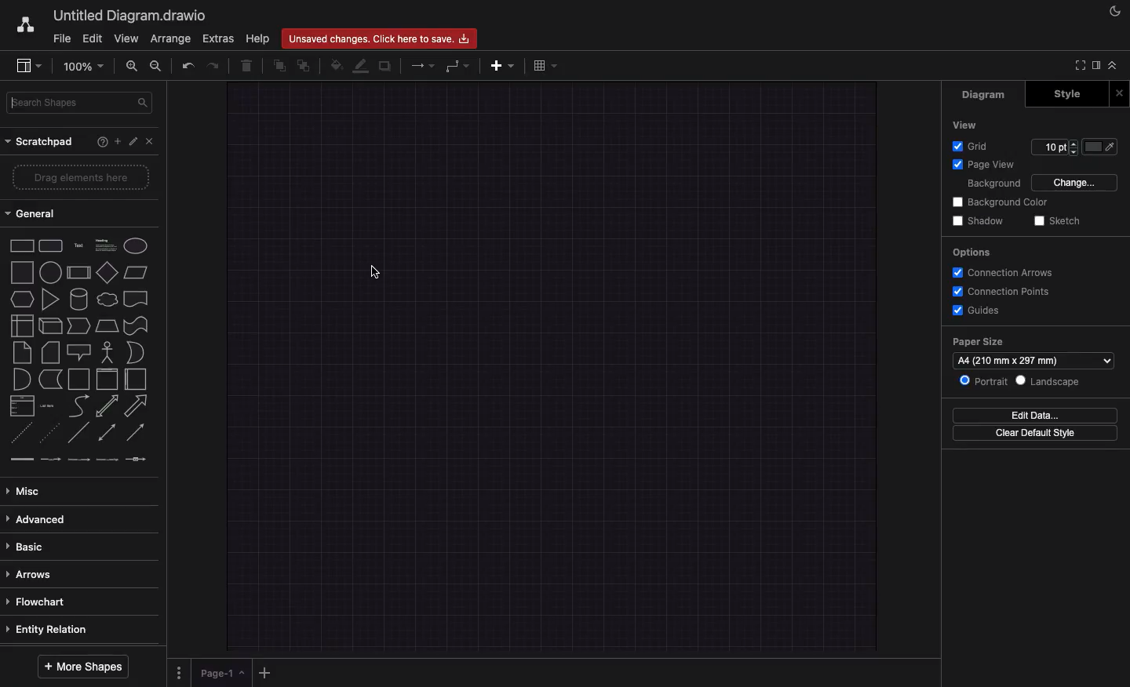  I want to click on Shapes, so click(81, 351).